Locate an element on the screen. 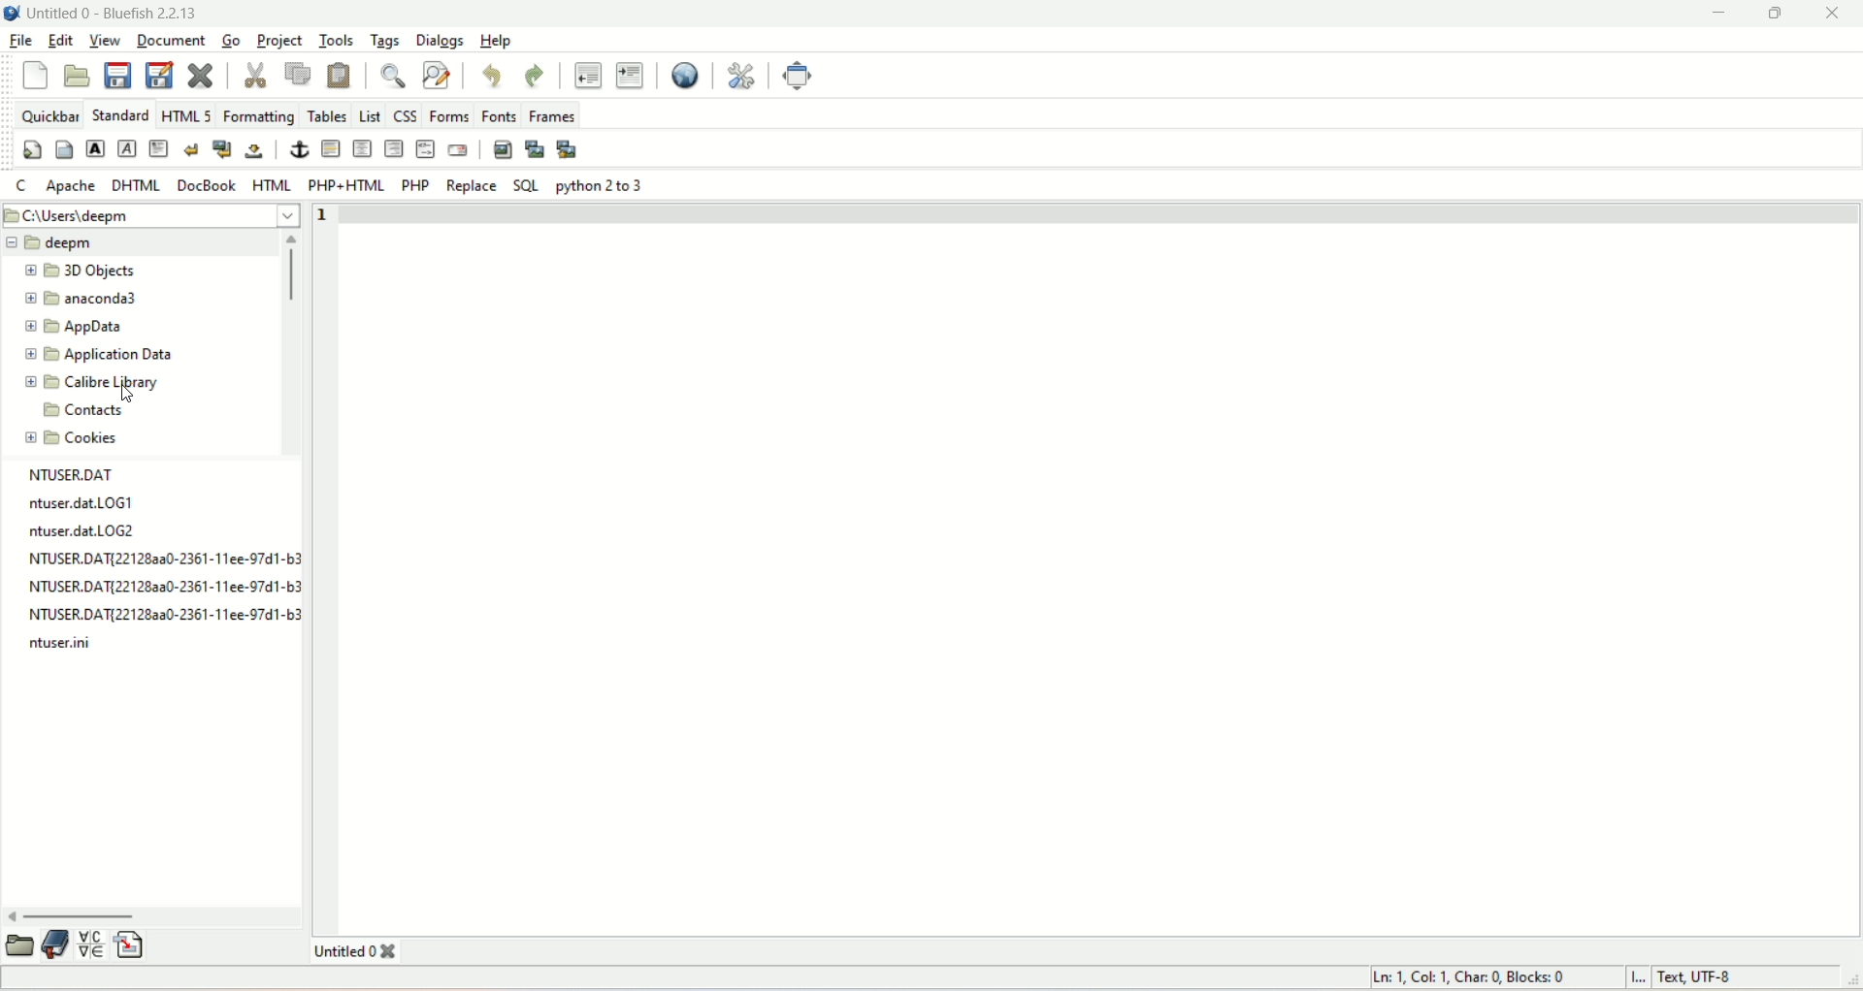 This screenshot has width=1863, height=991. project is located at coordinates (282, 41).